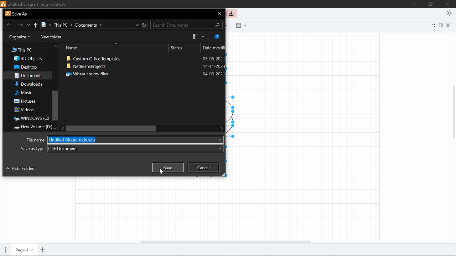 This screenshot has width=456, height=256. I want to click on Videos, so click(26, 110).